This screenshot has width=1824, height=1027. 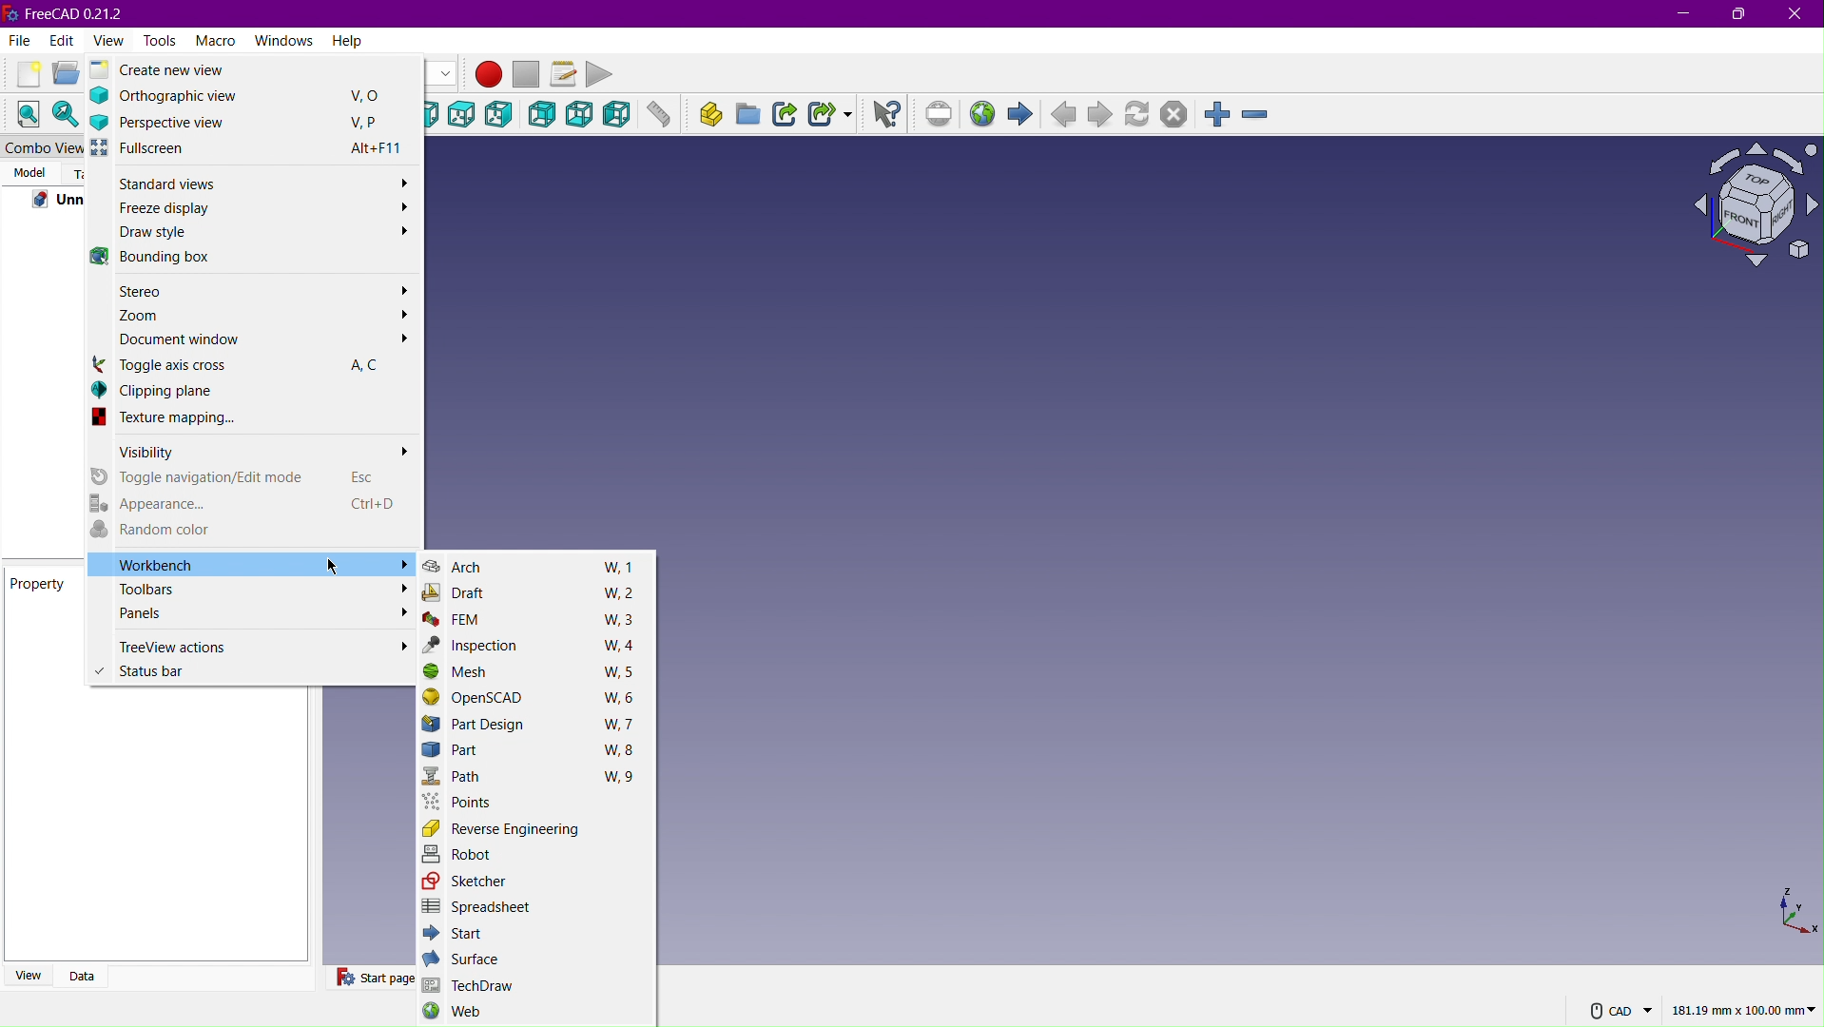 What do you see at coordinates (1604, 1005) in the screenshot?
I see `CAD` at bounding box center [1604, 1005].